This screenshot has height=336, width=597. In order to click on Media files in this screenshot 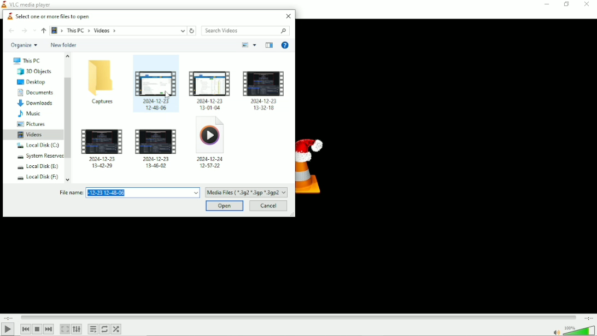, I will do `click(247, 193)`.